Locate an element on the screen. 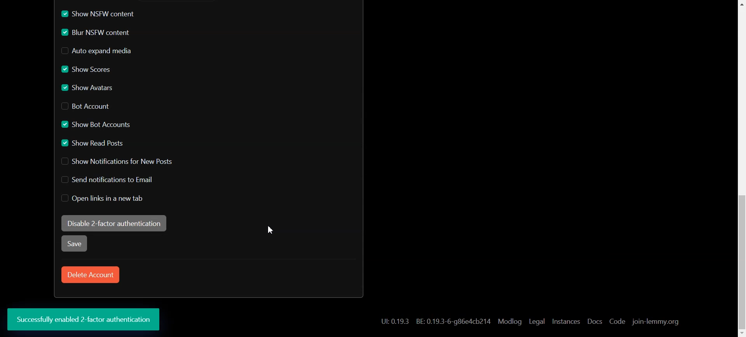 This screenshot has height=337, width=746. Enable Show Avatars is located at coordinates (92, 87).